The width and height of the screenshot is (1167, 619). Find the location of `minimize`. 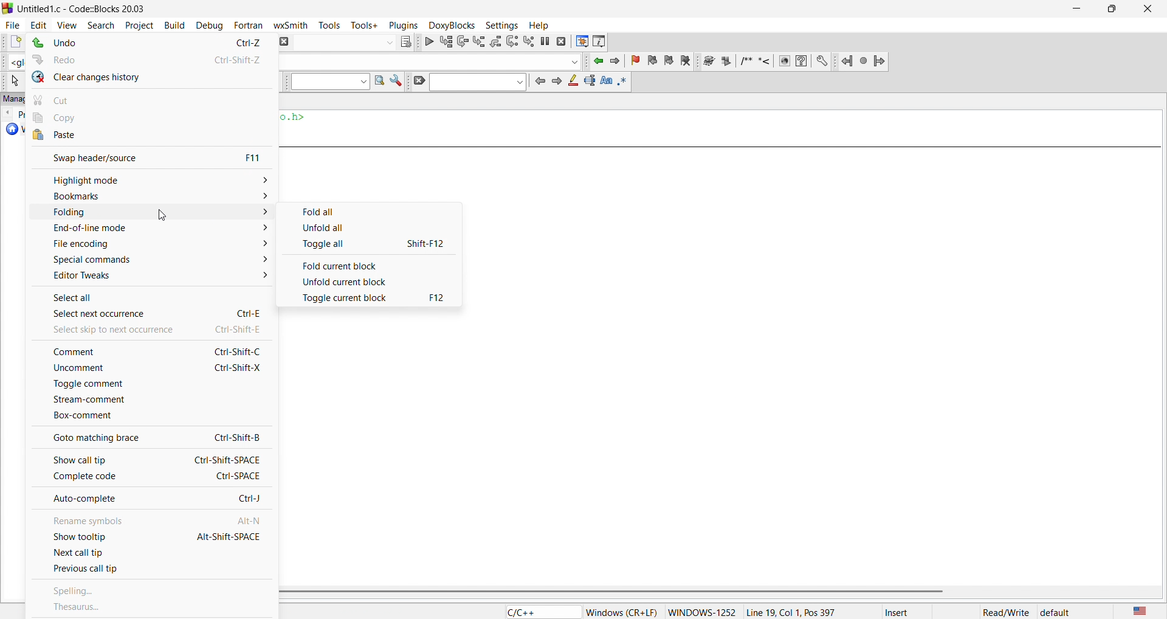

minimize is located at coordinates (1075, 9).